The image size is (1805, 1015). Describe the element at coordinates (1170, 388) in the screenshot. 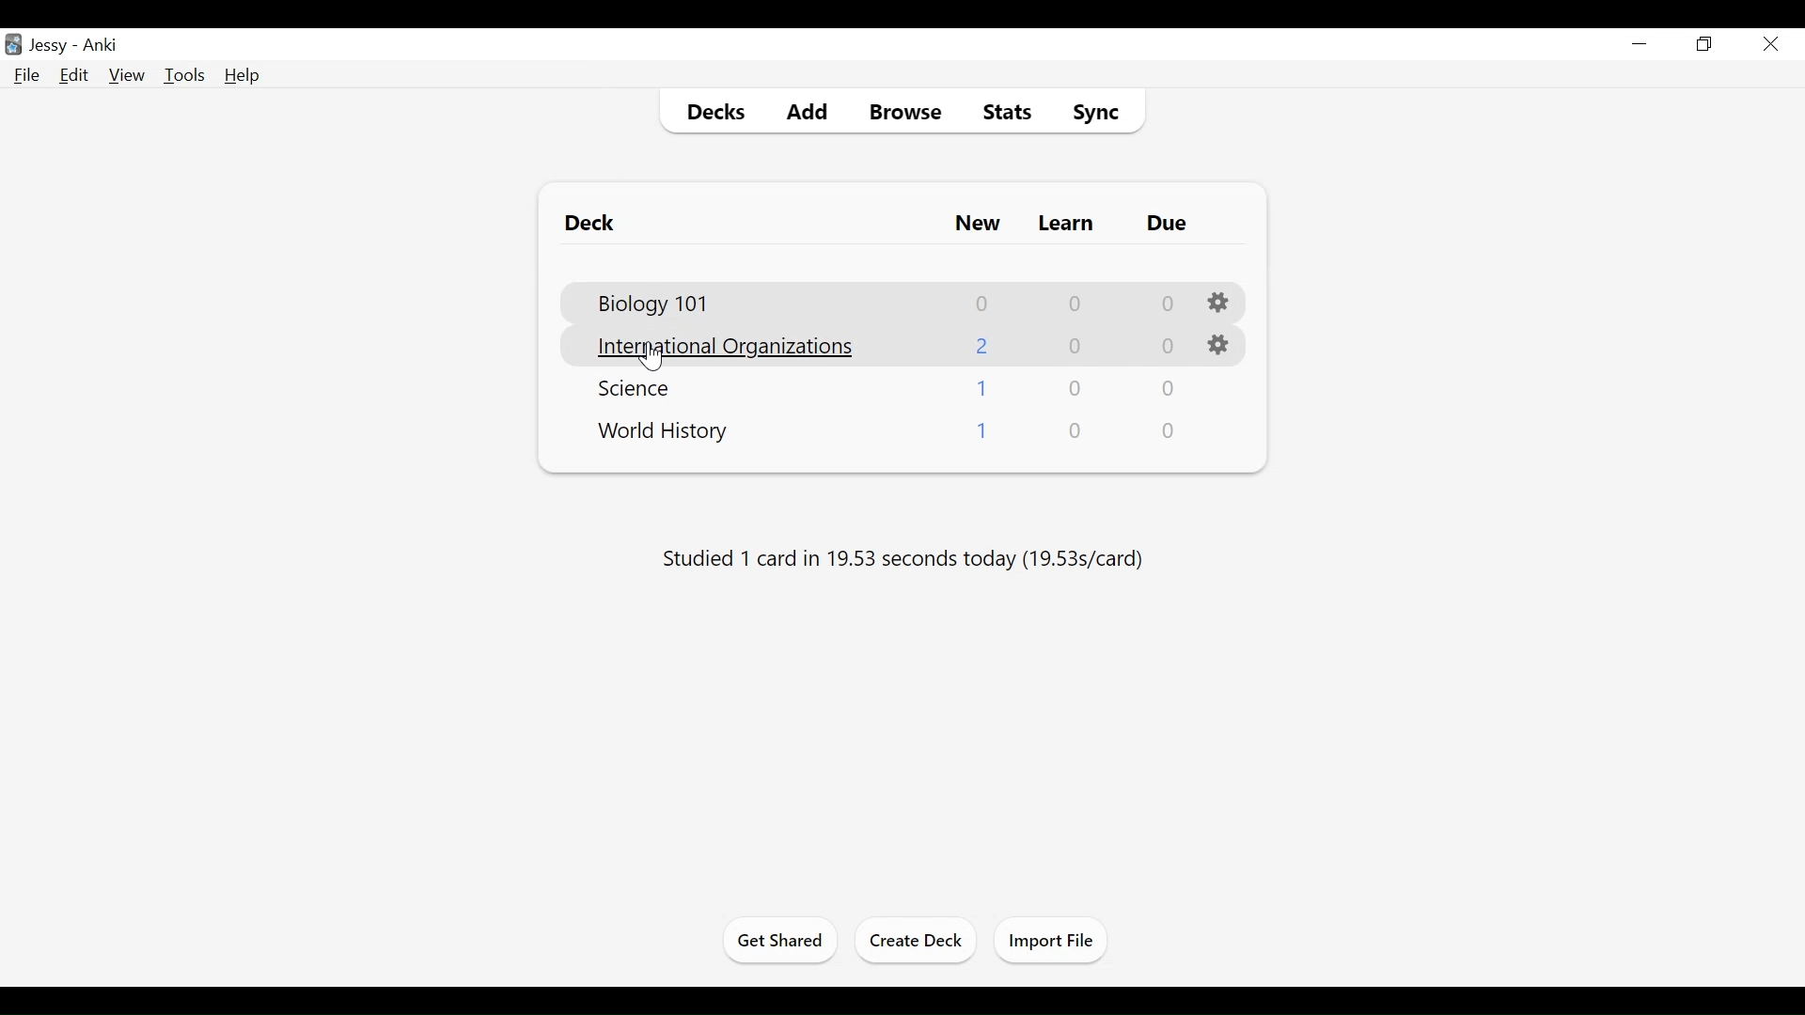

I see `Due Cards Count"` at that location.